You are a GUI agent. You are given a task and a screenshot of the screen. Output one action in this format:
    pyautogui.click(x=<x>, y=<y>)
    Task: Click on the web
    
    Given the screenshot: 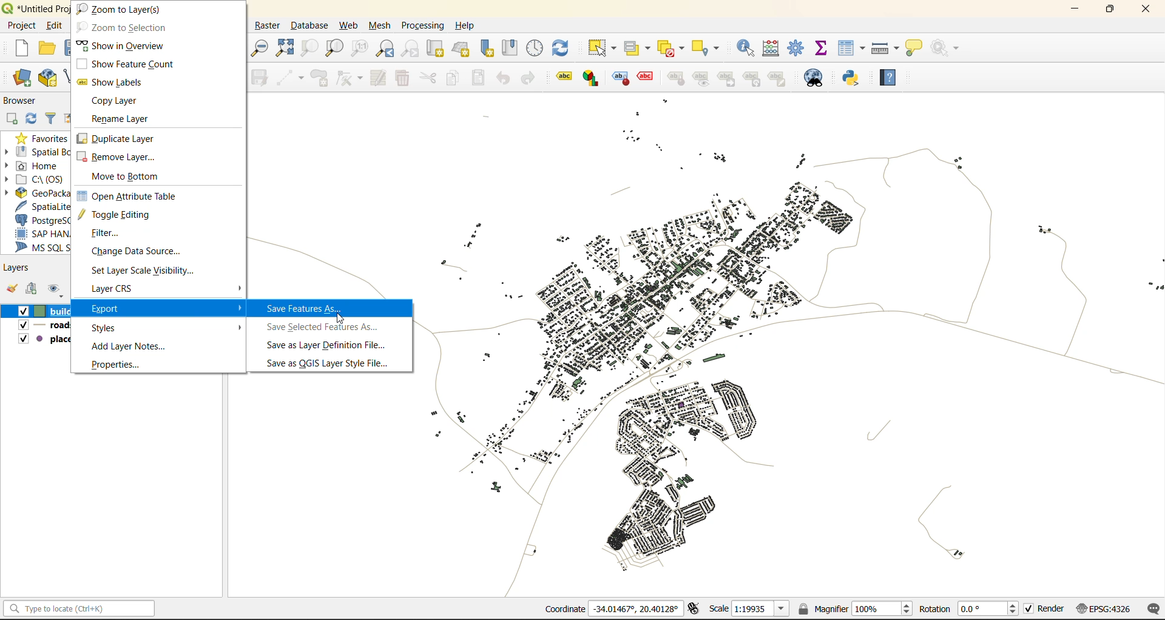 What is the action you would take?
    pyautogui.click(x=350, y=25)
    